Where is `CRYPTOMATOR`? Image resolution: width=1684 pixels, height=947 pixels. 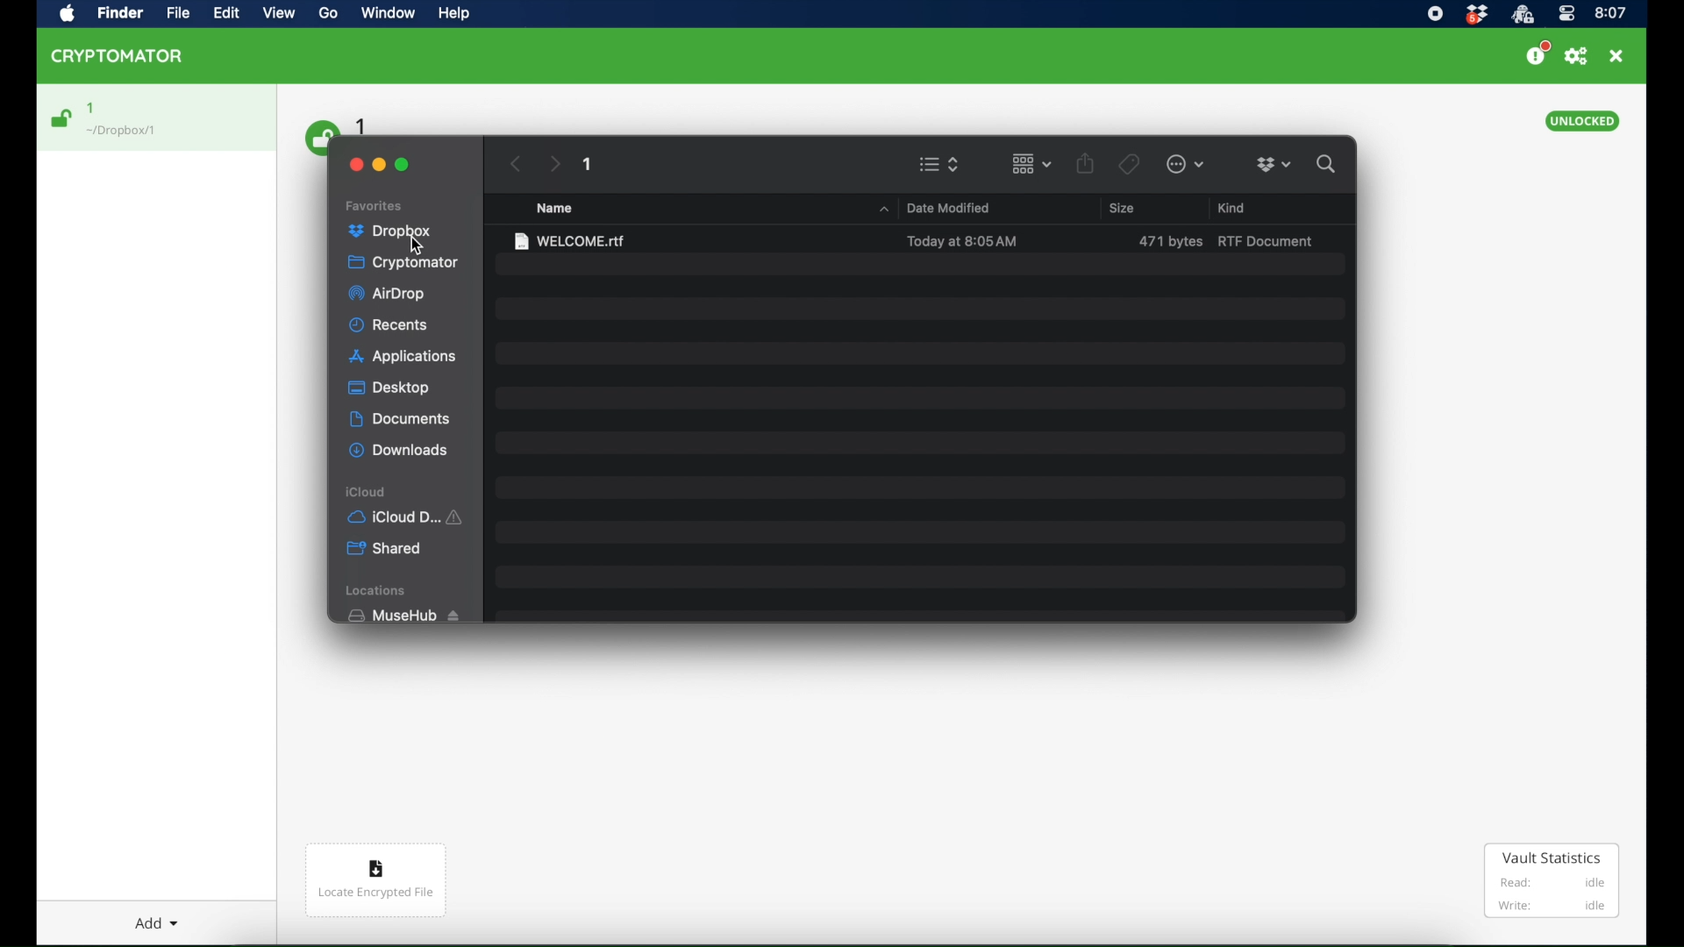 CRYPTOMATOR is located at coordinates (125, 59).